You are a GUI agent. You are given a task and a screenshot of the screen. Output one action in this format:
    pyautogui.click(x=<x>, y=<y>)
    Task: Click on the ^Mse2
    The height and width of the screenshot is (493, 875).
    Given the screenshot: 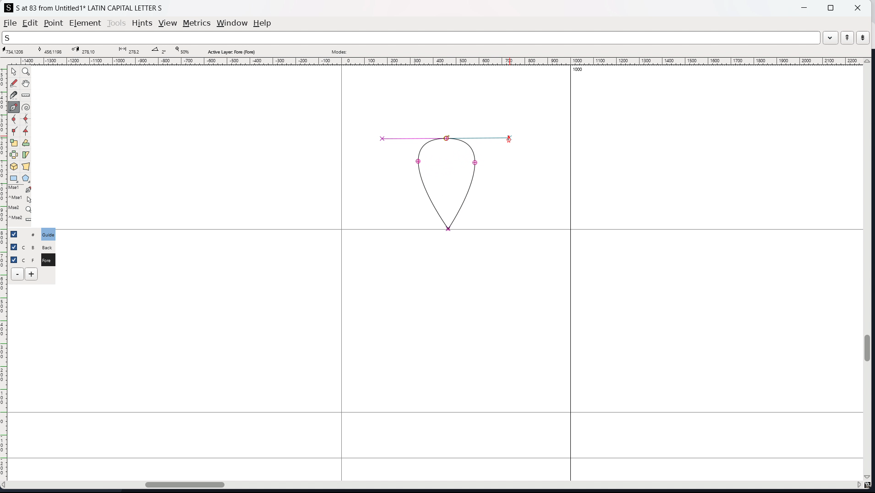 What is the action you would take?
    pyautogui.click(x=21, y=220)
    